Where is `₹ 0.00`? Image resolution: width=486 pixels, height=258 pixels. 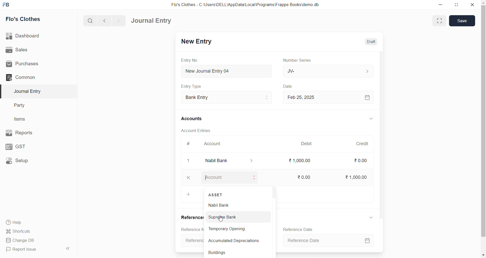
₹ 0.00 is located at coordinates (362, 162).